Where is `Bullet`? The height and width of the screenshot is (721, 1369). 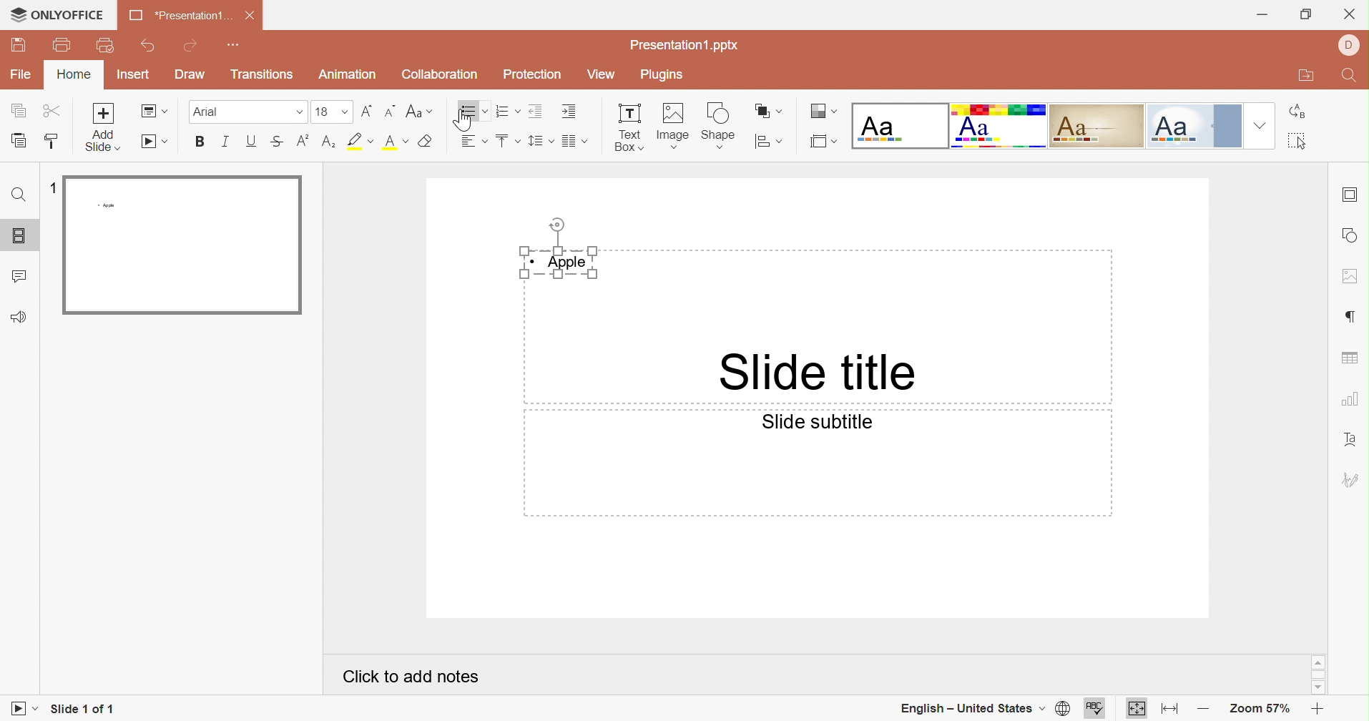 Bullet is located at coordinates (533, 261).